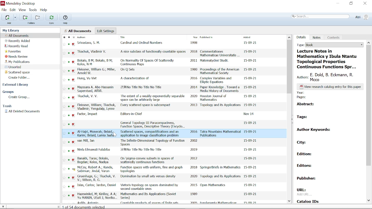 The height and width of the screenshot is (209, 372). Describe the element at coordinates (25, 17) in the screenshot. I see `Add folder` at that location.